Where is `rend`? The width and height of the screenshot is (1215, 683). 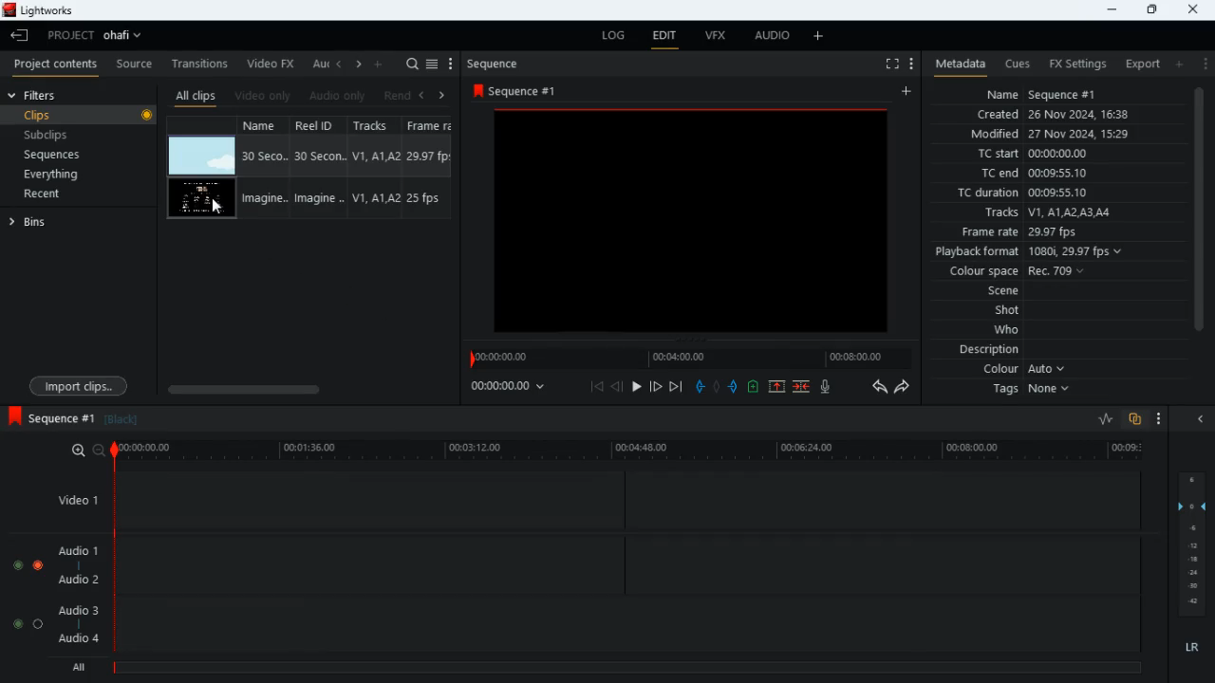 rend is located at coordinates (397, 97).